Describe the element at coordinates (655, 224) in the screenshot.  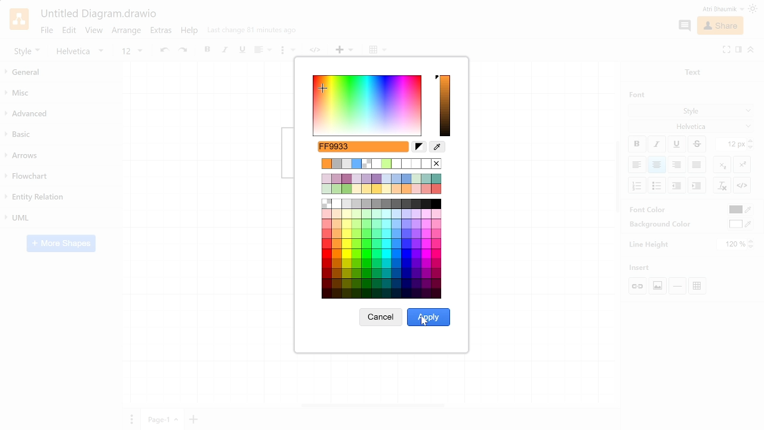
I see `background color` at that location.